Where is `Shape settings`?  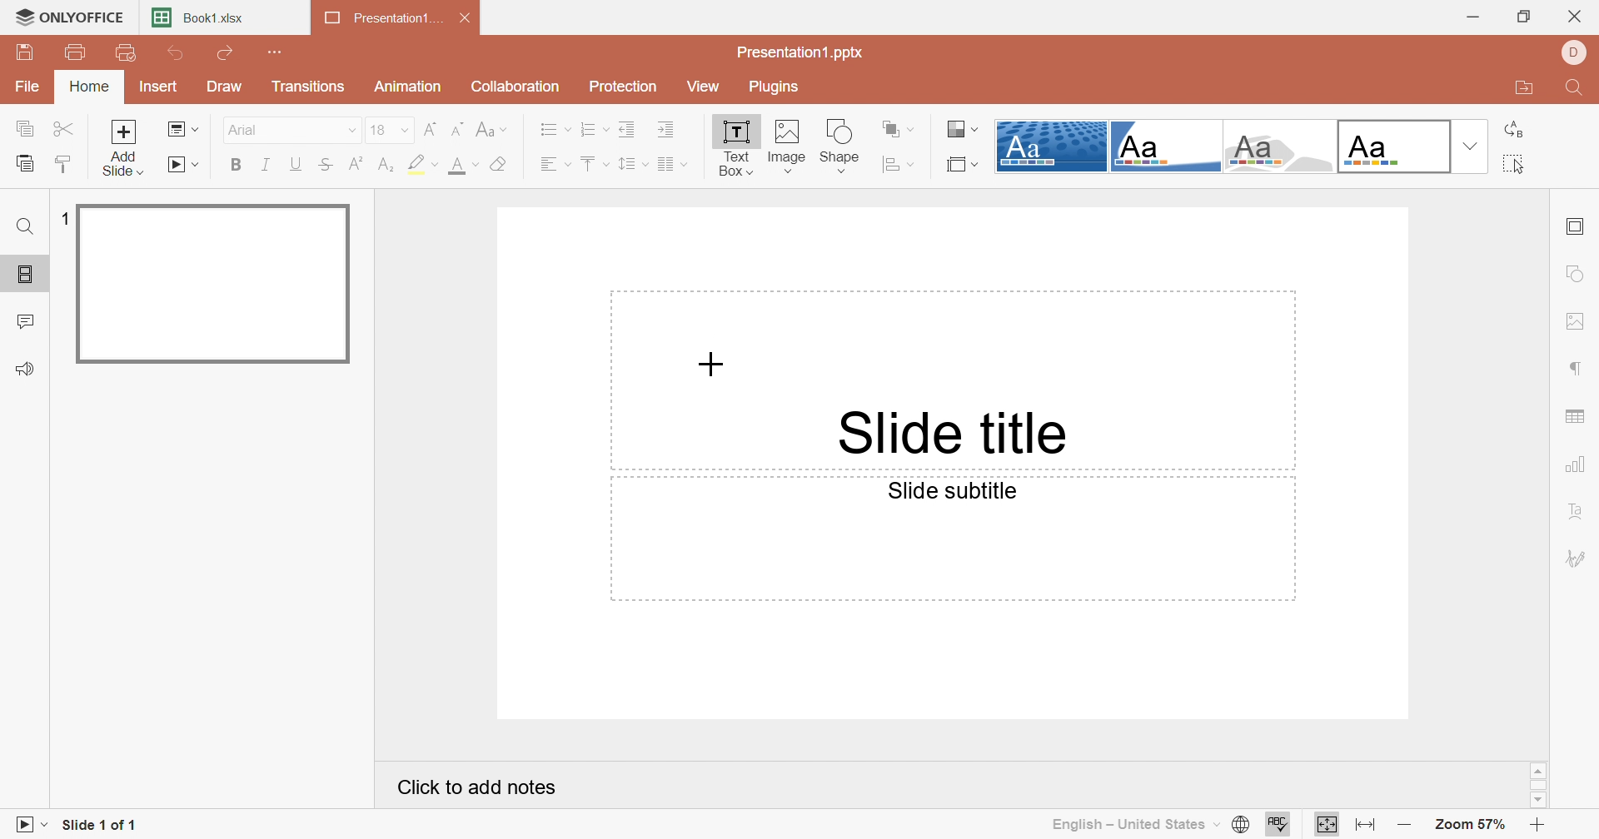
Shape settings is located at coordinates (1580, 273).